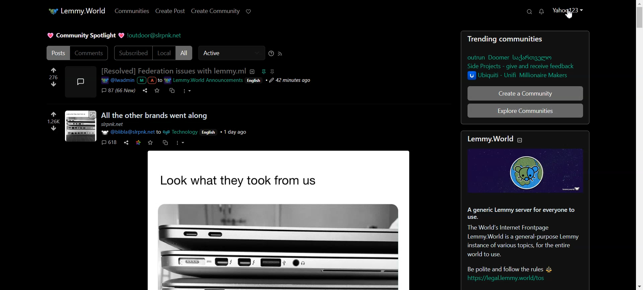  What do you see at coordinates (233, 133) in the screenshot?
I see `1 day ago` at bounding box center [233, 133].